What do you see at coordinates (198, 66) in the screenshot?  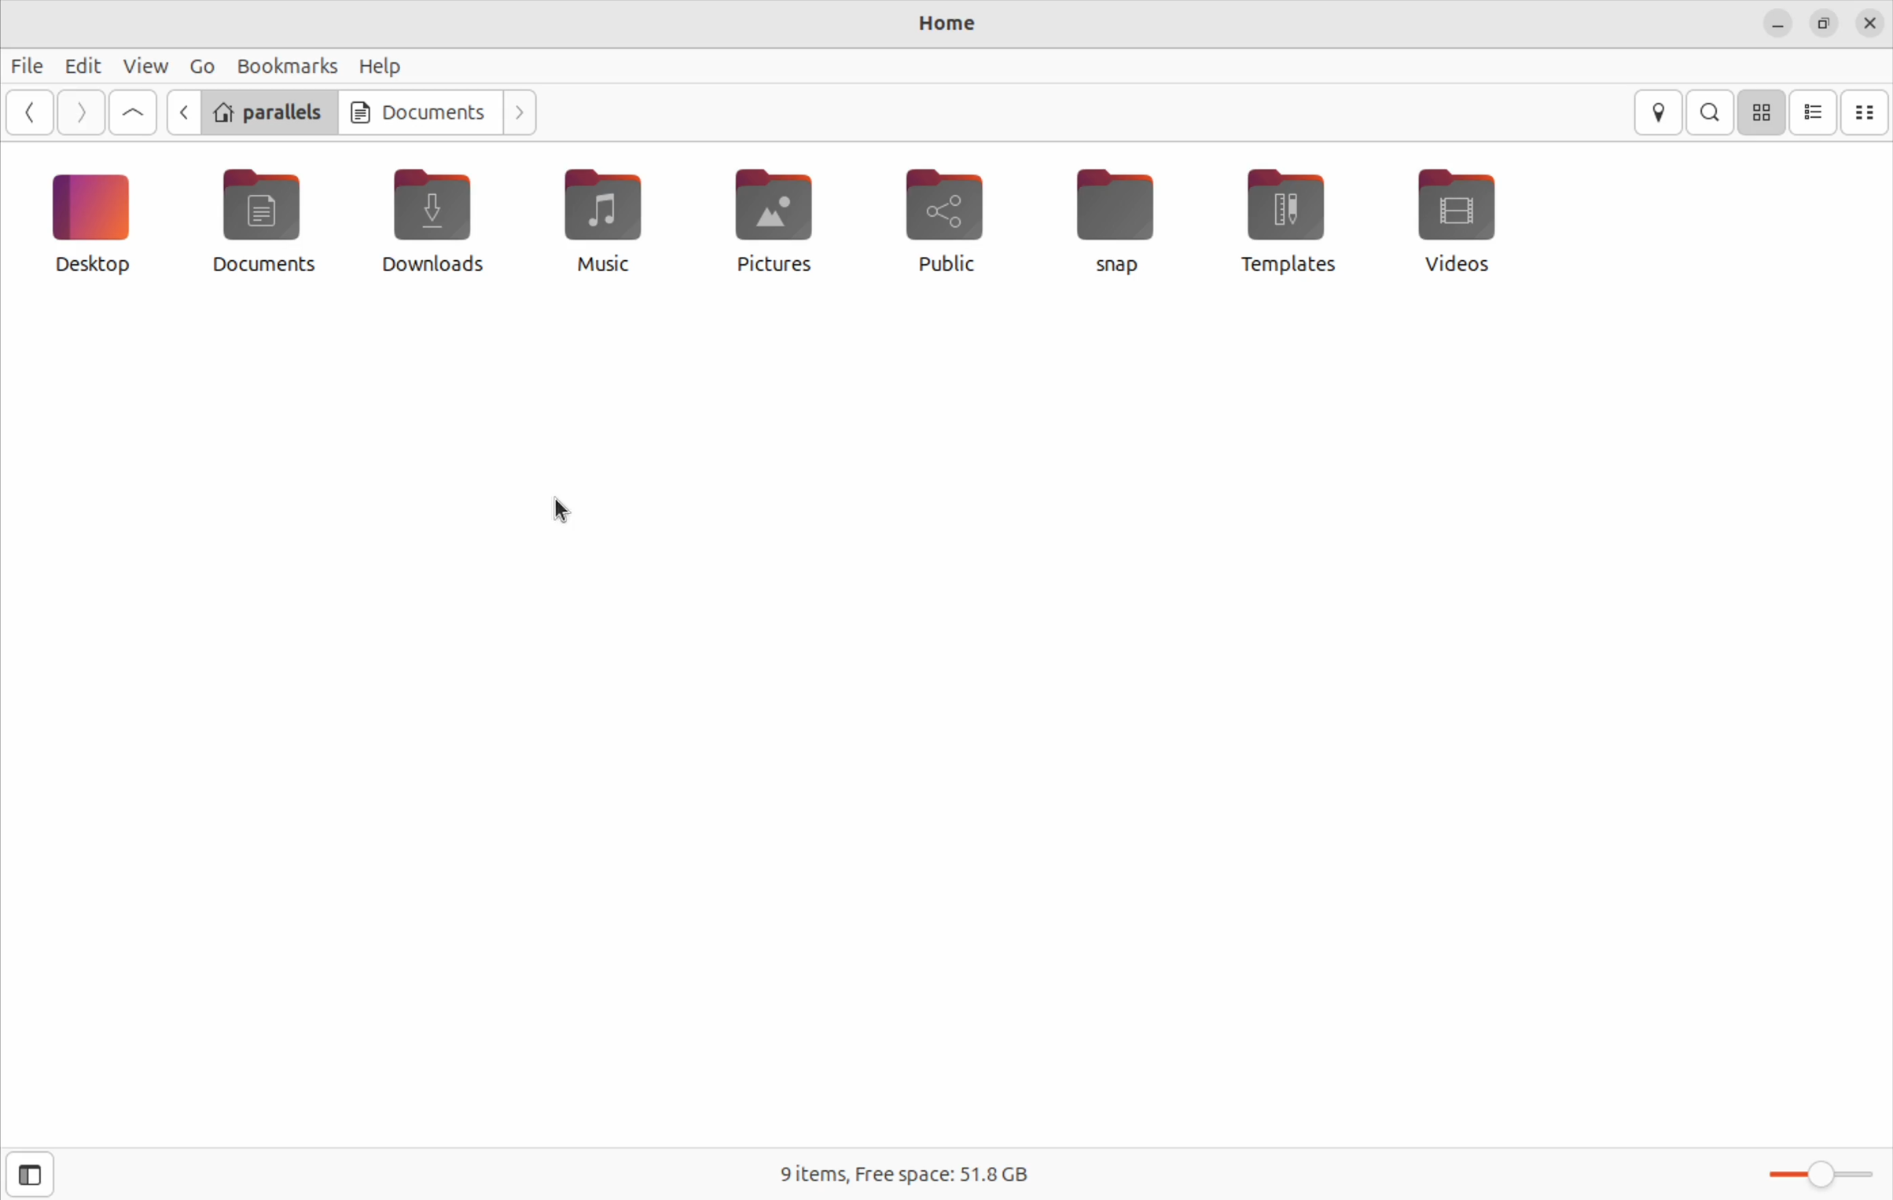 I see `Go` at bounding box center [198, 66].